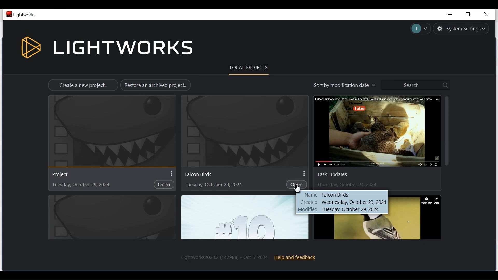  Describe the element at coordinates (156, 86) in the screenshot. I see `Restore an arhived project` at that location.